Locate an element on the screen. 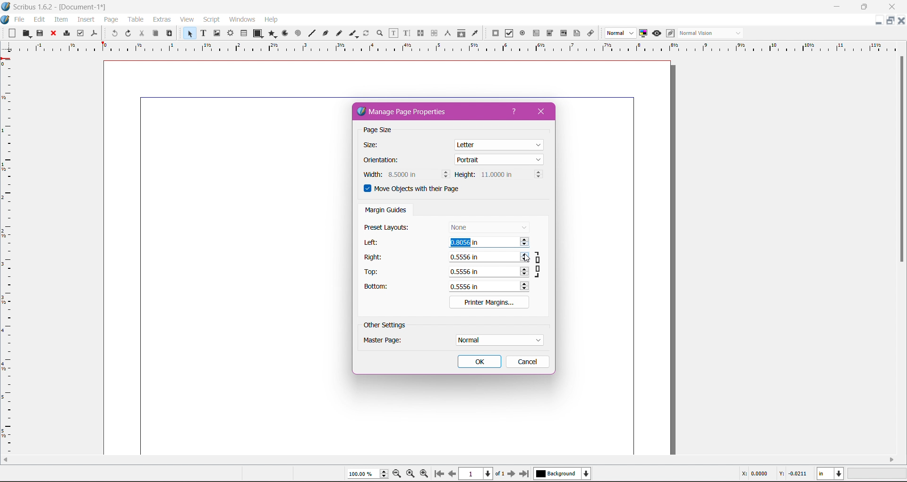 The width and height of the screenshot is (907, 482). Minimize Document is located at coordinates (879, 20).